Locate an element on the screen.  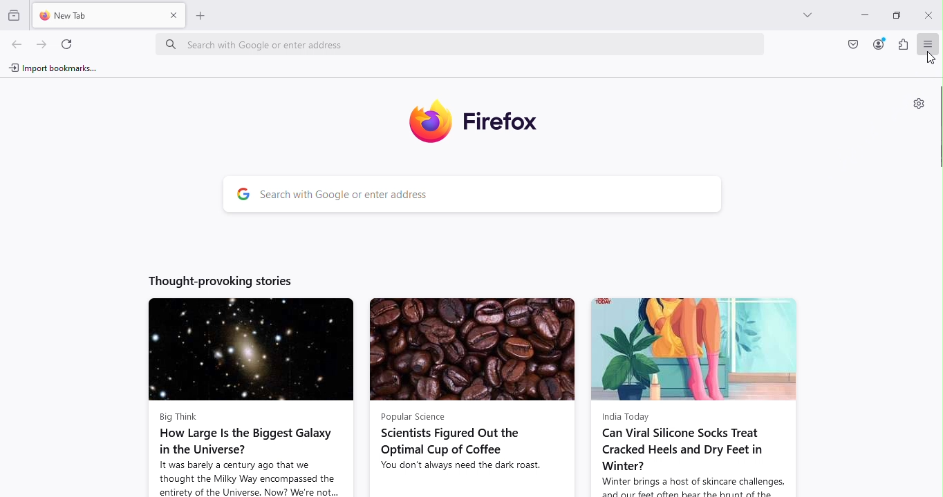
Personalize new tab is located at coordinates (918, 102).